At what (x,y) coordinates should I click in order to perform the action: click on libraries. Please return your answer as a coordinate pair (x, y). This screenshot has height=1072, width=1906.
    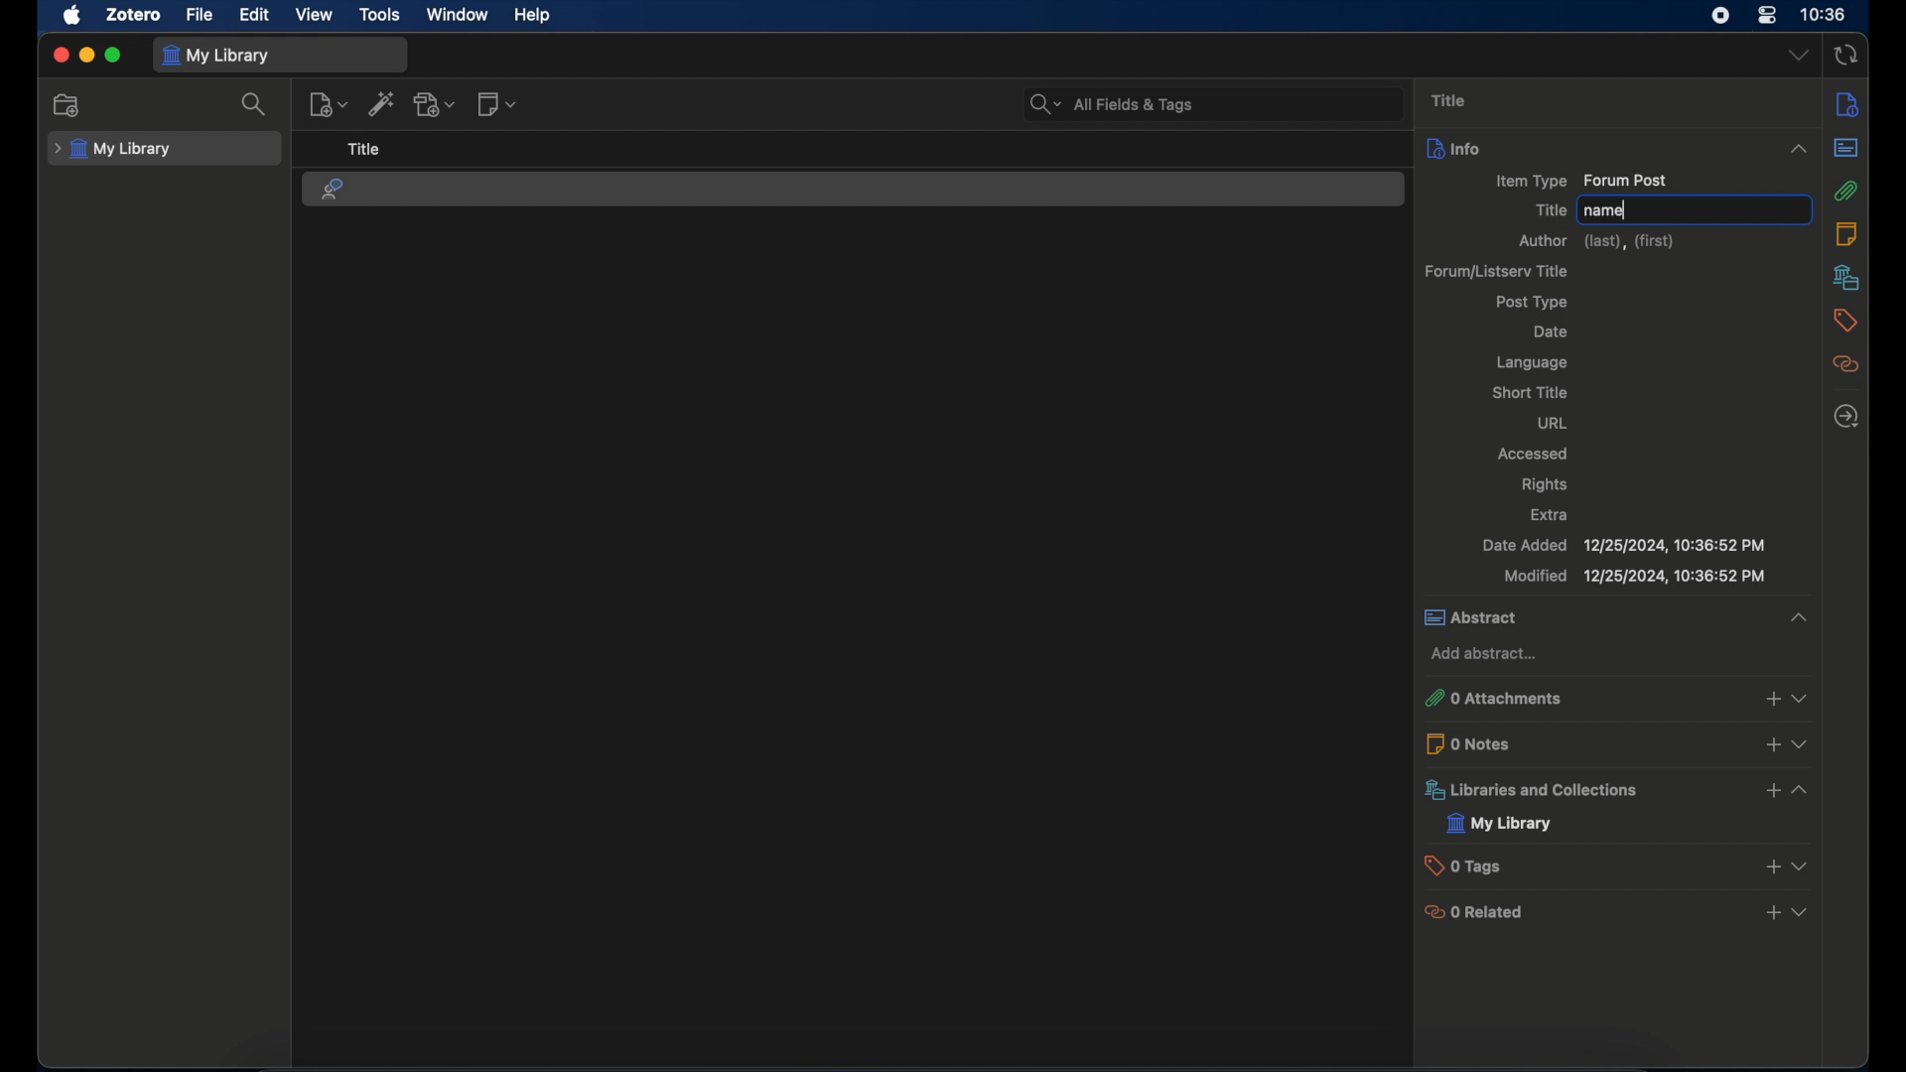
    Looking at the image, I should click on (1846, 278).